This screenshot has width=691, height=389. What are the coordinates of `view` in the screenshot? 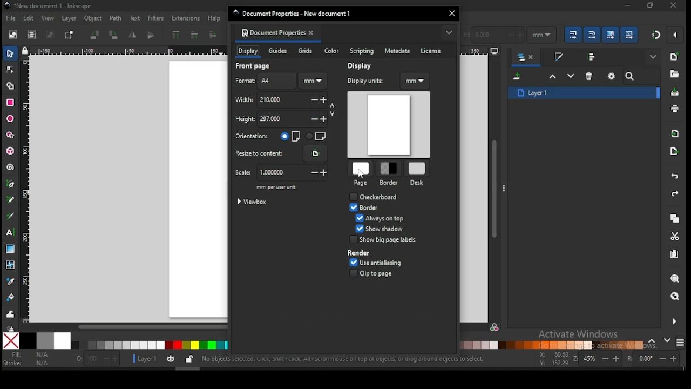 It's located at (49, 18).